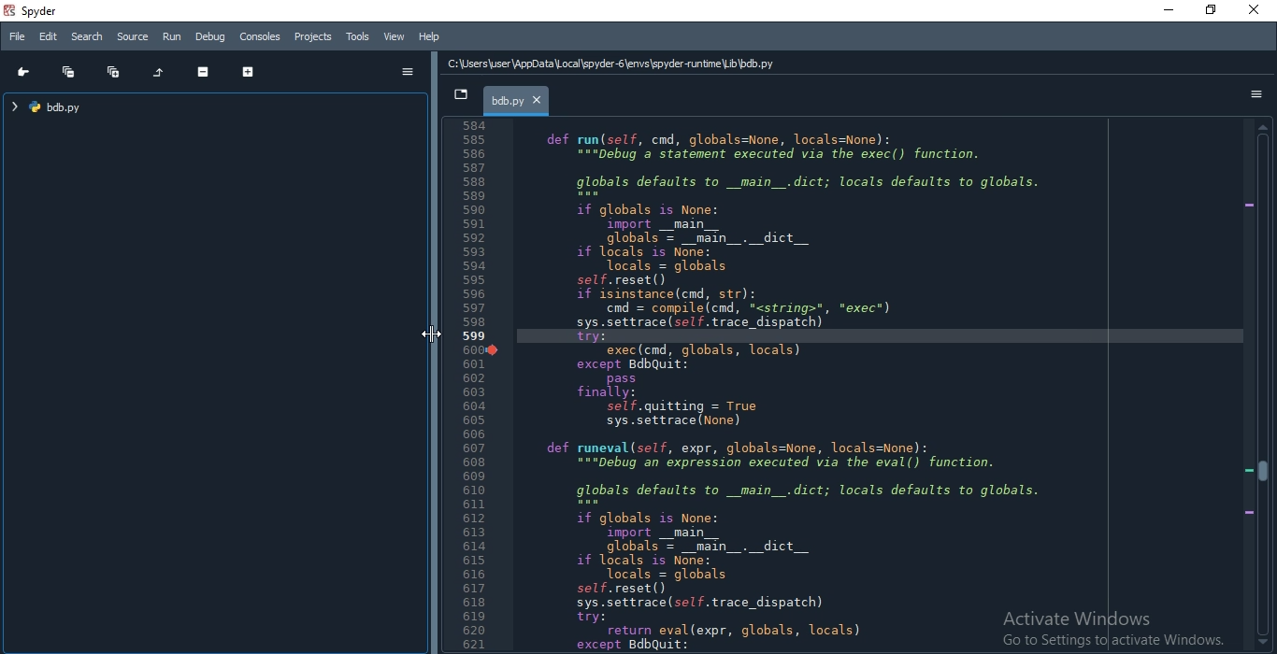 The width and height of the screenshot is (1277, 654). Describe the element at coordinates (516, 100) in the screenshot. I see `bdb.py` at that location.